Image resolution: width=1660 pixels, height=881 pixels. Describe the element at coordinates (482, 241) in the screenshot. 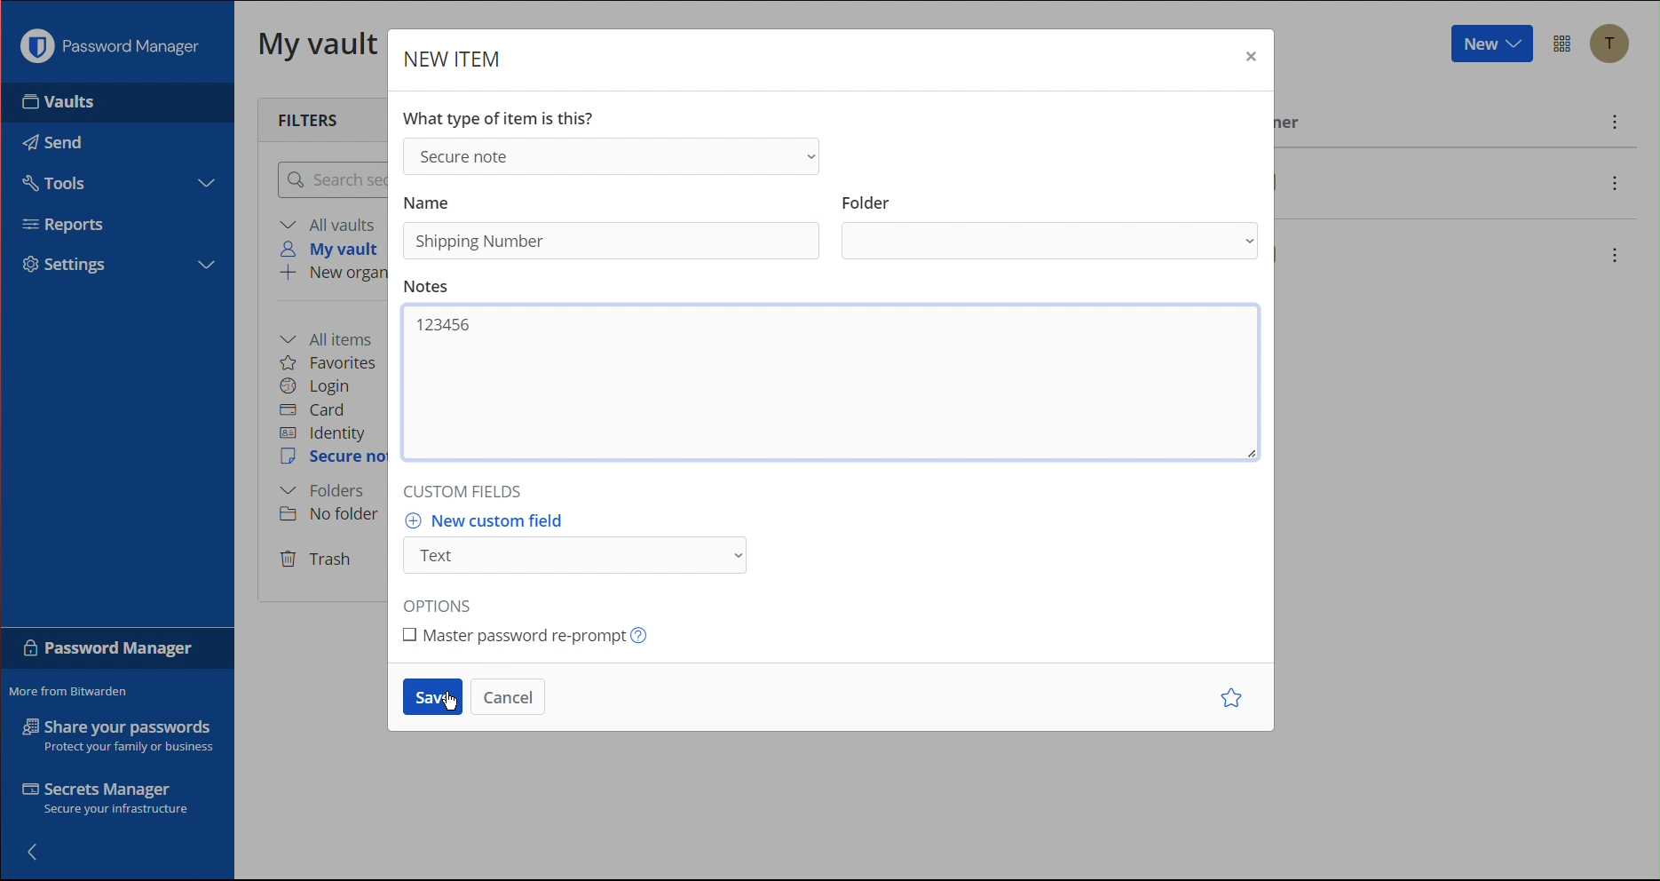

I see `Shipping Number` at that location.